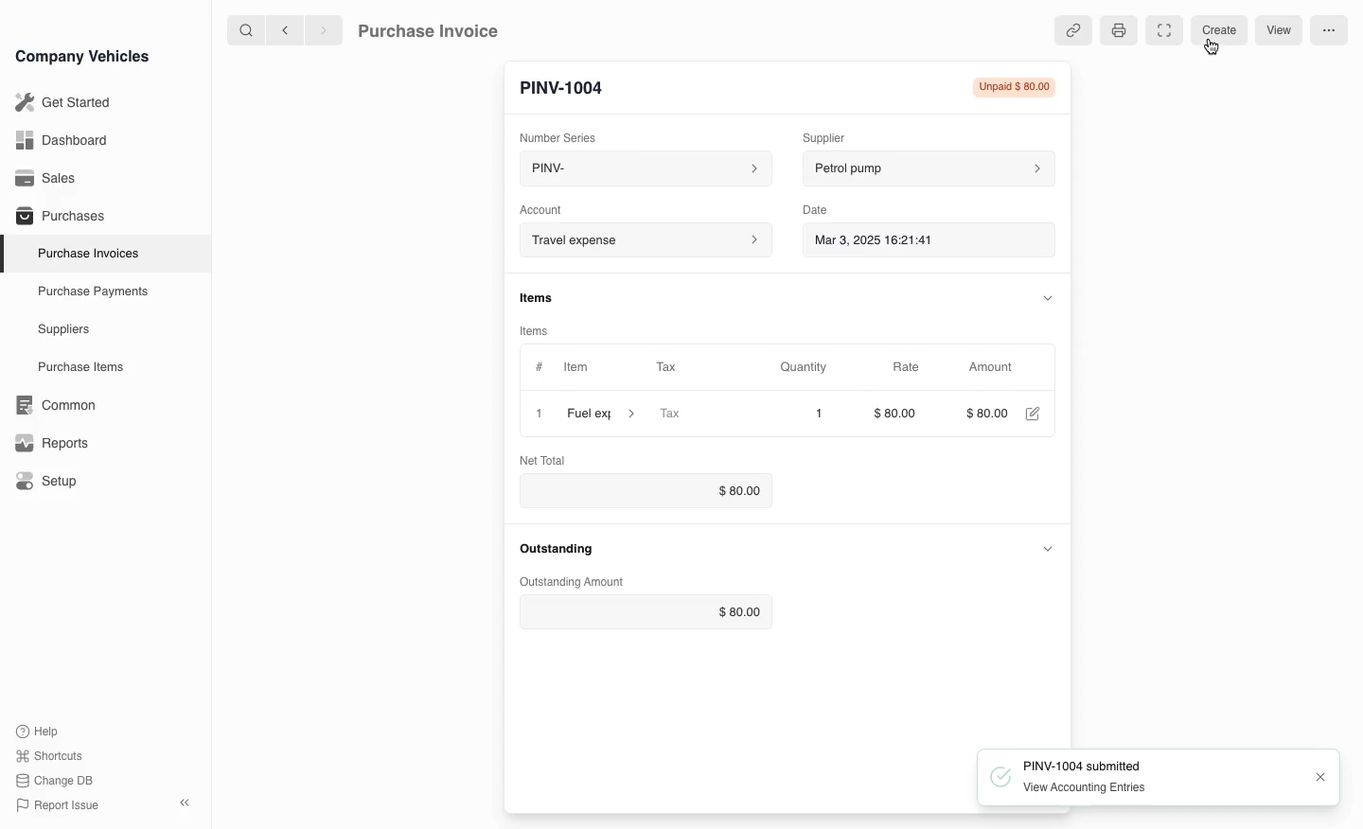 The width and height of the screenshot is (1363, 829). Describe the element at coordinates (908, 367) in the screenshot. I see `Rate` at that location.